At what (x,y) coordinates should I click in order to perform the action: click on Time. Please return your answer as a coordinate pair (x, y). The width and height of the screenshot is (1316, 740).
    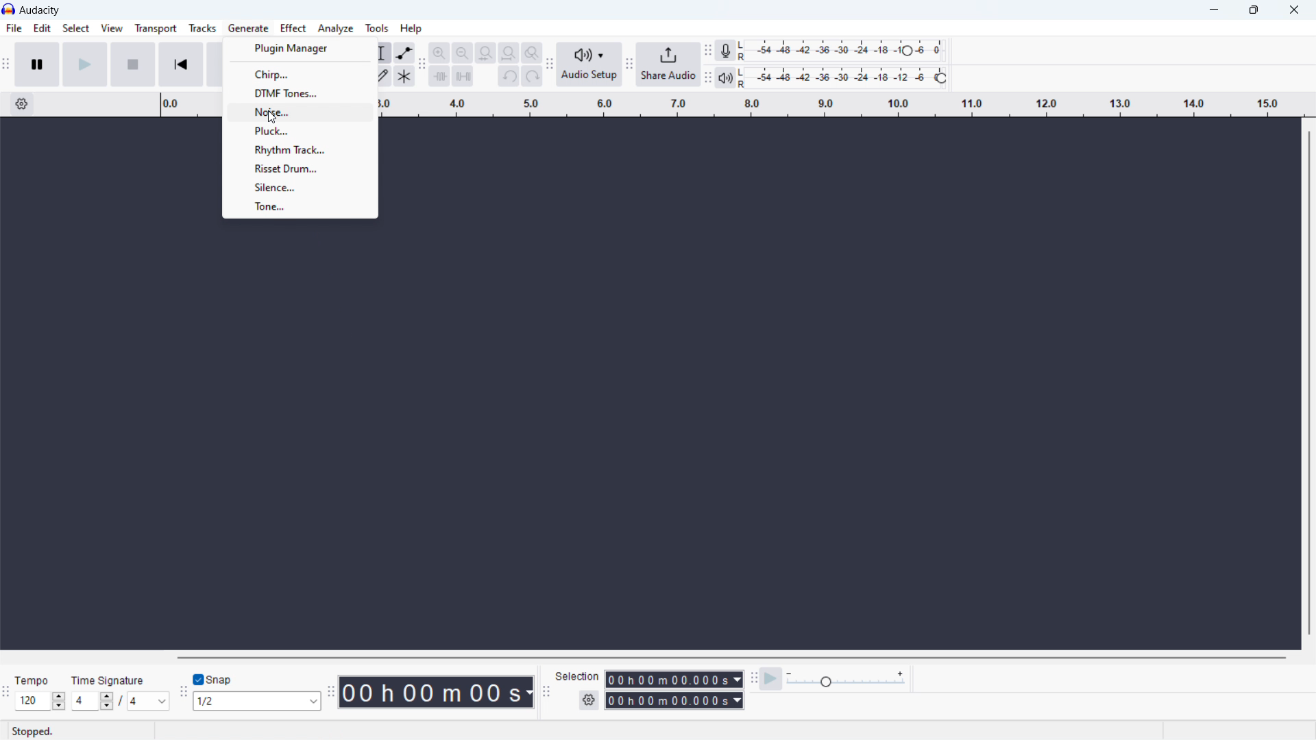
    Looking at the image, I should click on (34, 680).